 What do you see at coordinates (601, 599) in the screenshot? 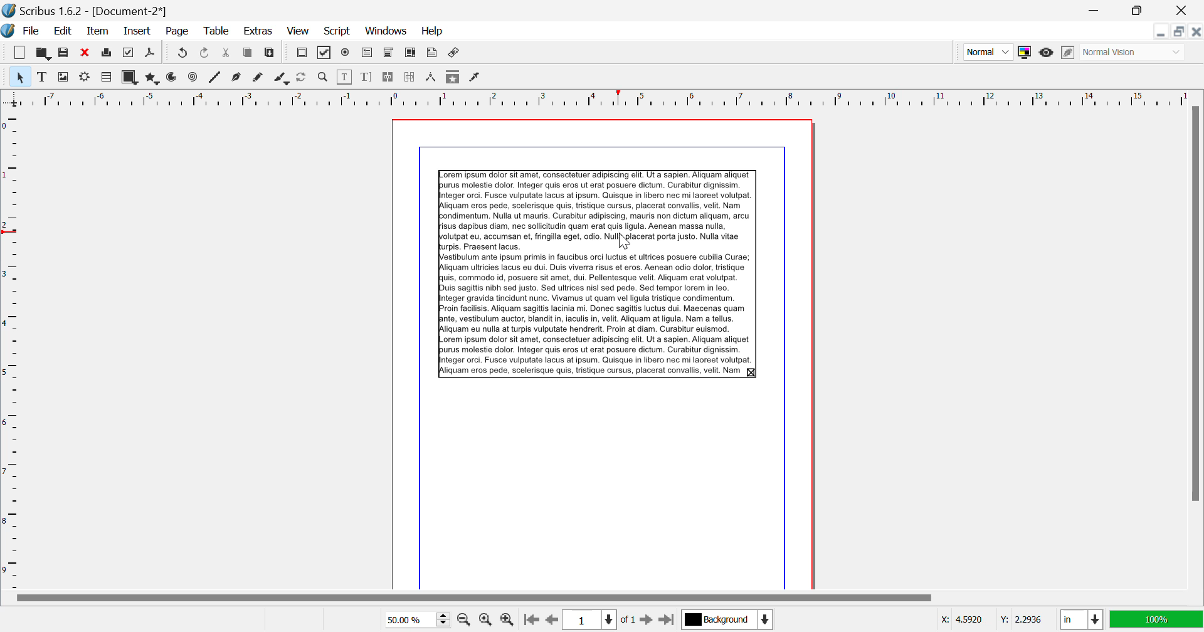
I see `Scroll Bar` at bounding box center [601, 599].